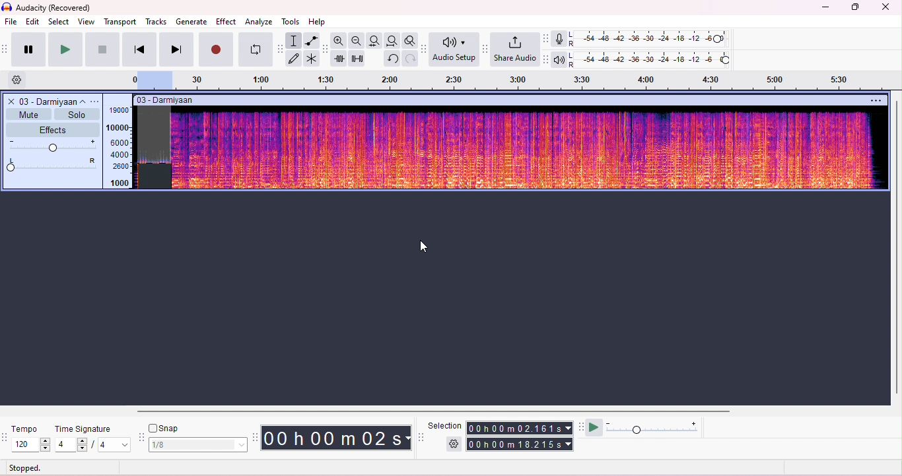 This screenshot has width=902, height=476. Describe the element at coordinates (358, 58) in the screenshot. I see `silence selection` at that location.